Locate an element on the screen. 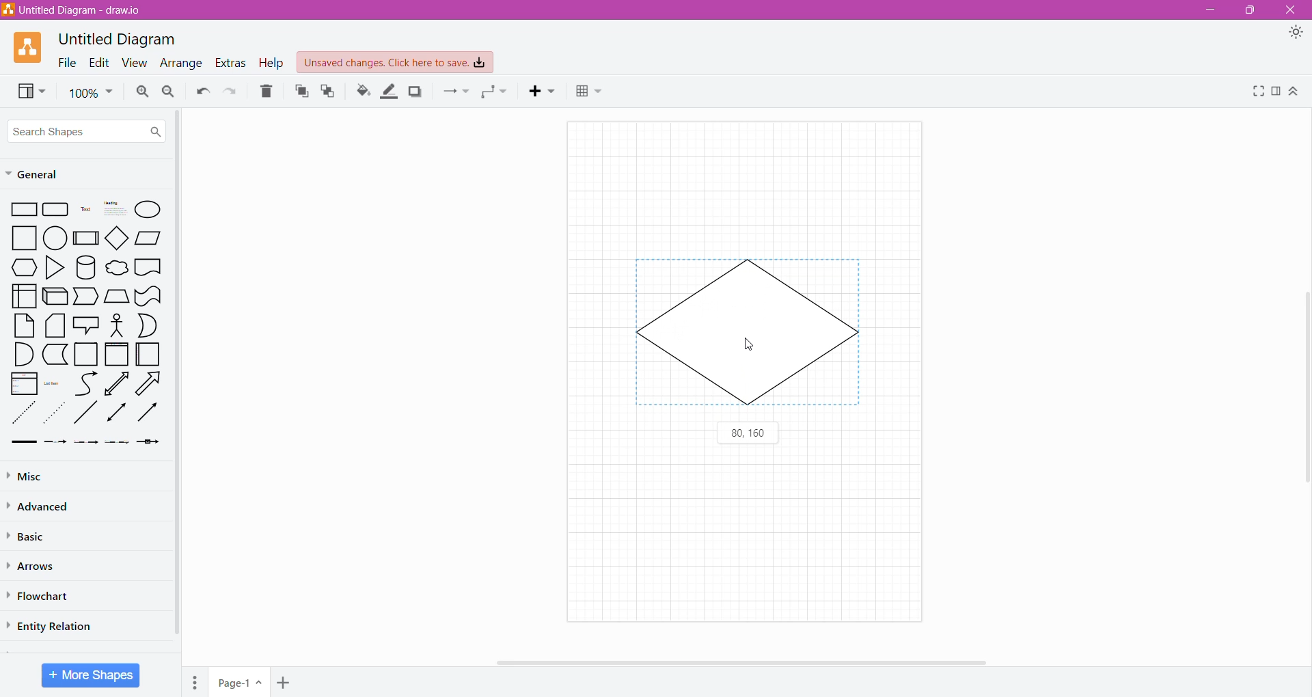 The height and width of the screenshot is (697, 1312). Bidirectional Connector is located at coordinates (118, 415).